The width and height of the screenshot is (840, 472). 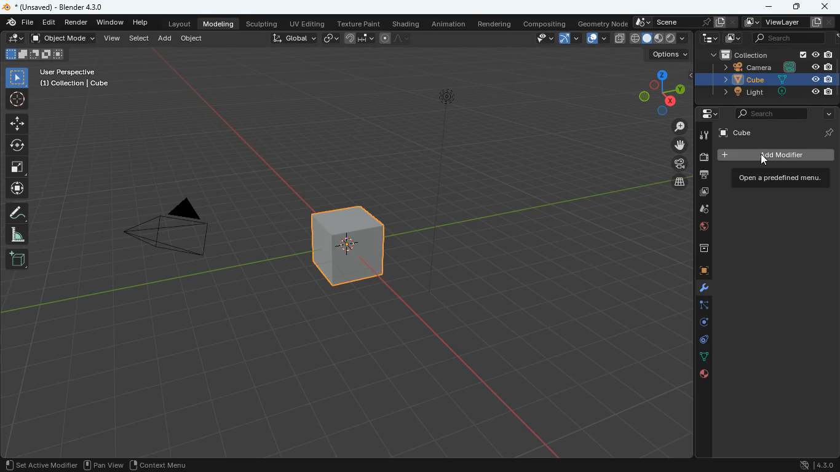 What do you see at coordinates (157, 465) in the screenshot?
I see `view` at bounding box center [157, 465].